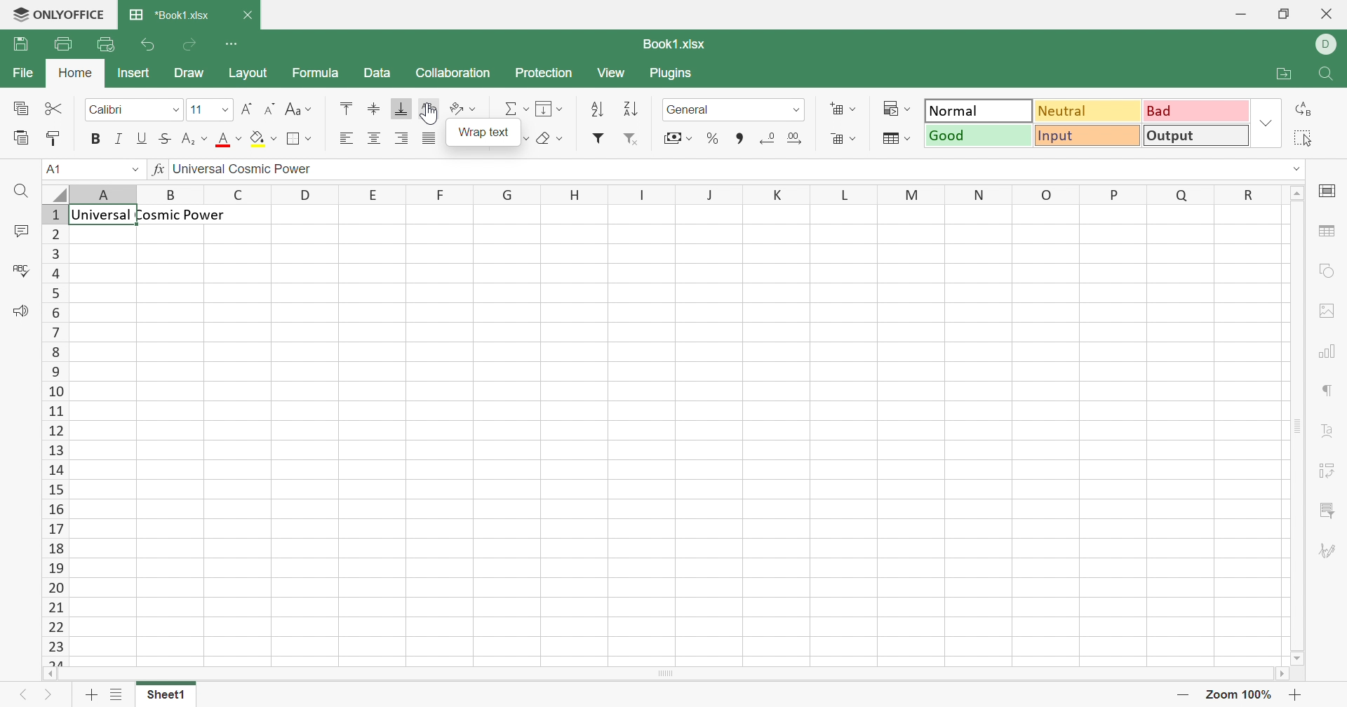 The width and height of the screenshot is (1347, 707). I want to click on Decrement font size, so click(272, 107).